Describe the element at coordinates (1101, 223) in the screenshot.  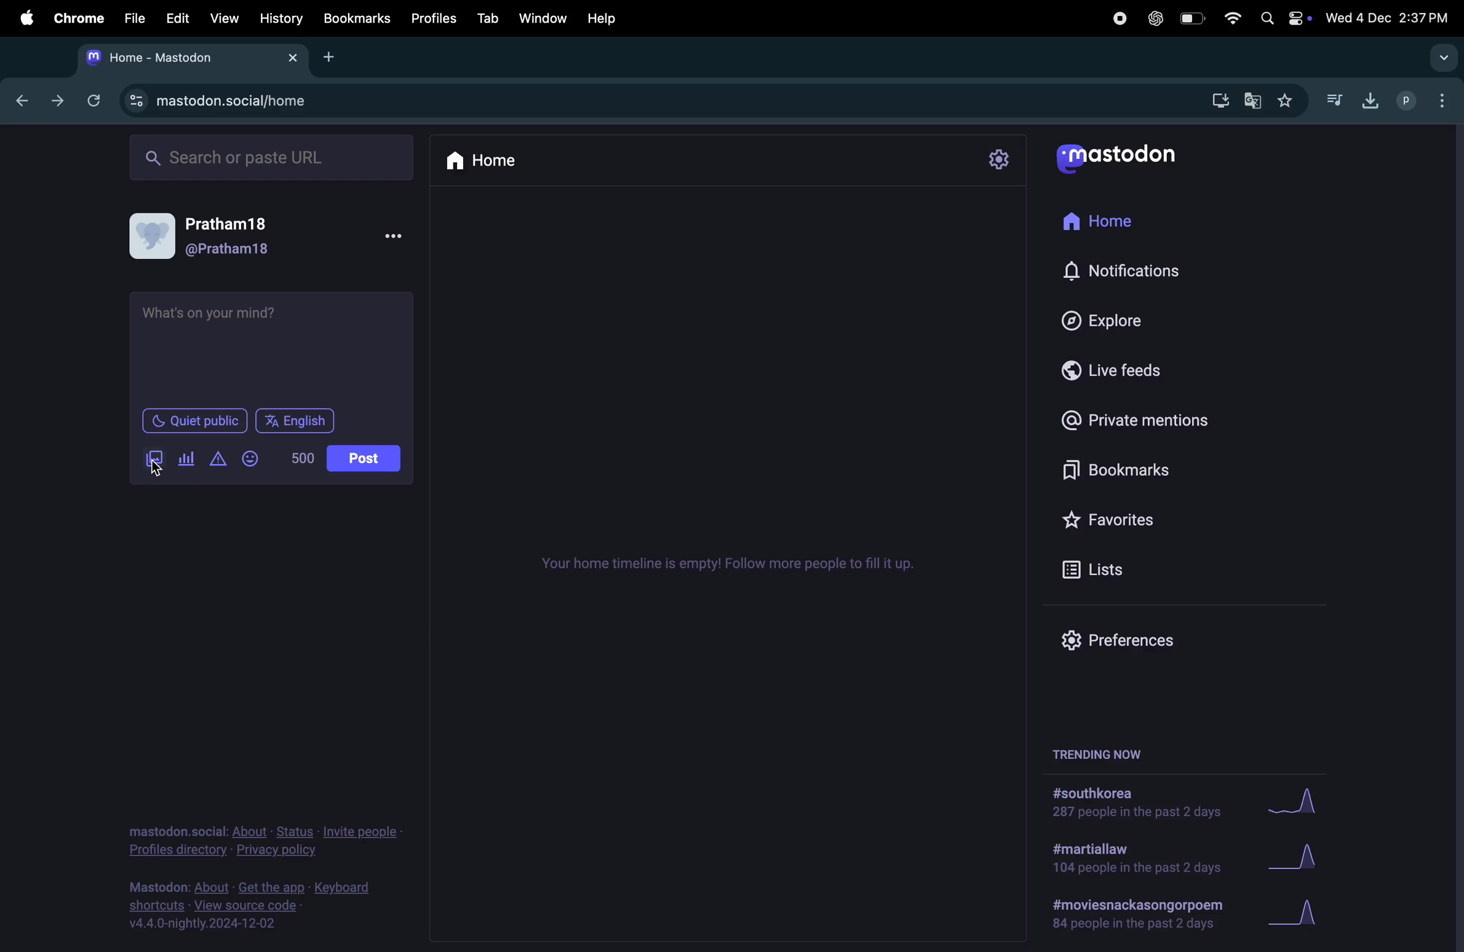
I see `home` at that location.